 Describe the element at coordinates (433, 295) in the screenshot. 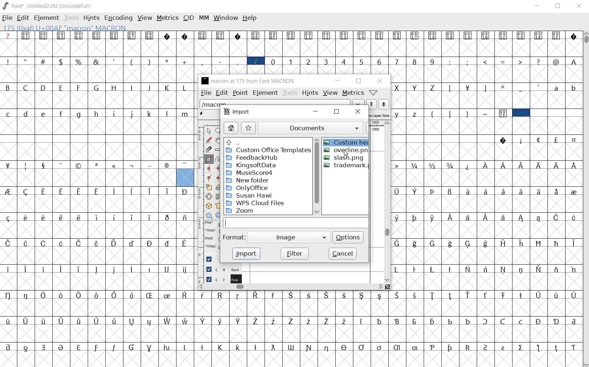

I see `Symbol` at that location.